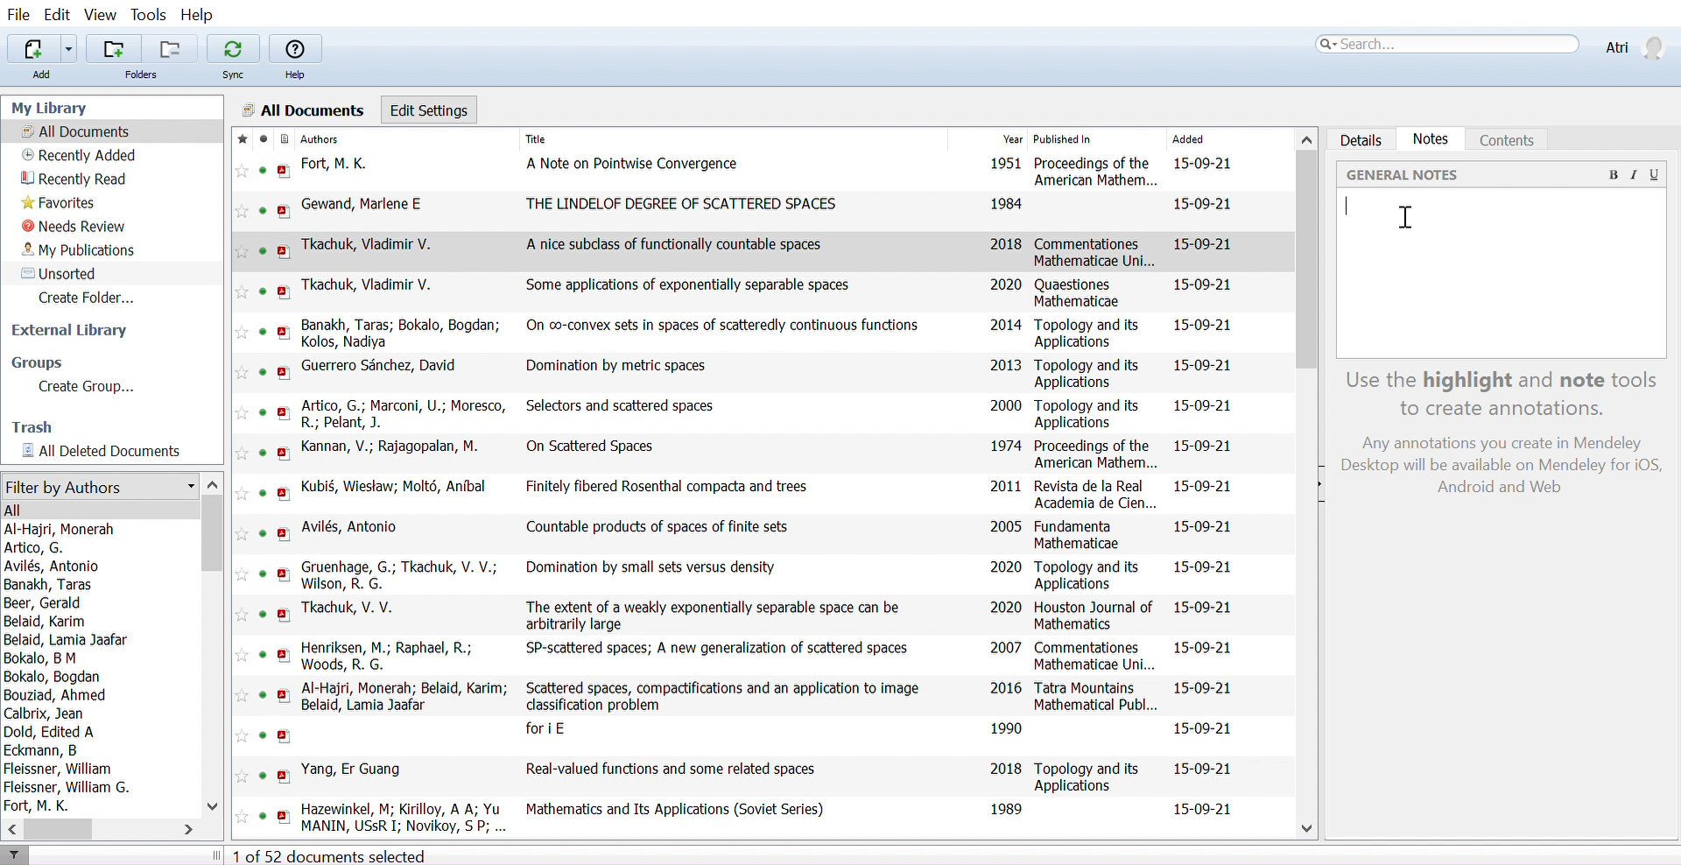 This screenshot has width=1681, height=865. What do you see at coordinates (1087, 374) in the screenshot?
I see `Topology and its Applications` at bounding box center [1087, 374].